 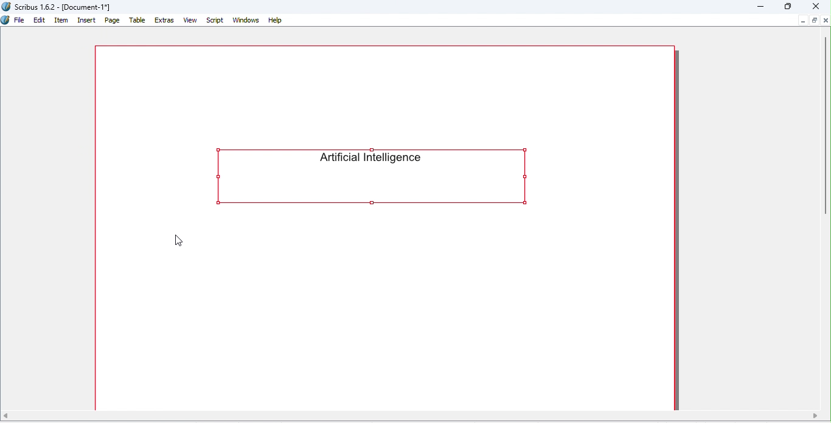 What do you see at coordinates (826, 126) in the screenshot?
I see `Vertical scroll bar` at bounding box center [826, 126].